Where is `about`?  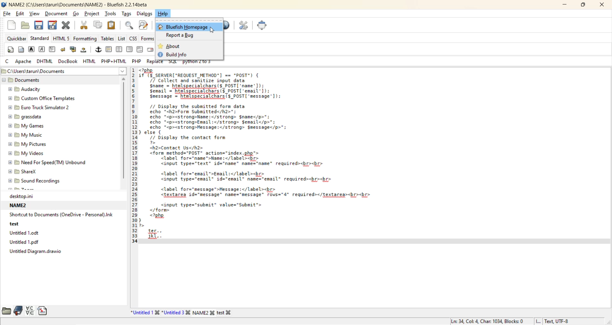 about is located at coordinates (169, 47).